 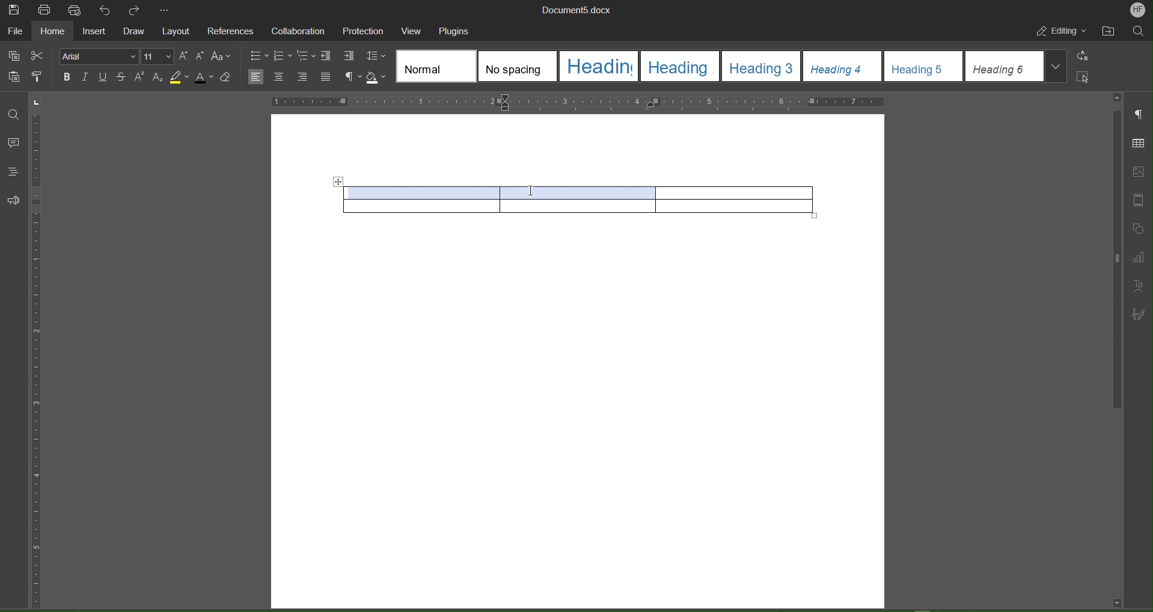 I want to click on Redo, so click(x=139, y=10).